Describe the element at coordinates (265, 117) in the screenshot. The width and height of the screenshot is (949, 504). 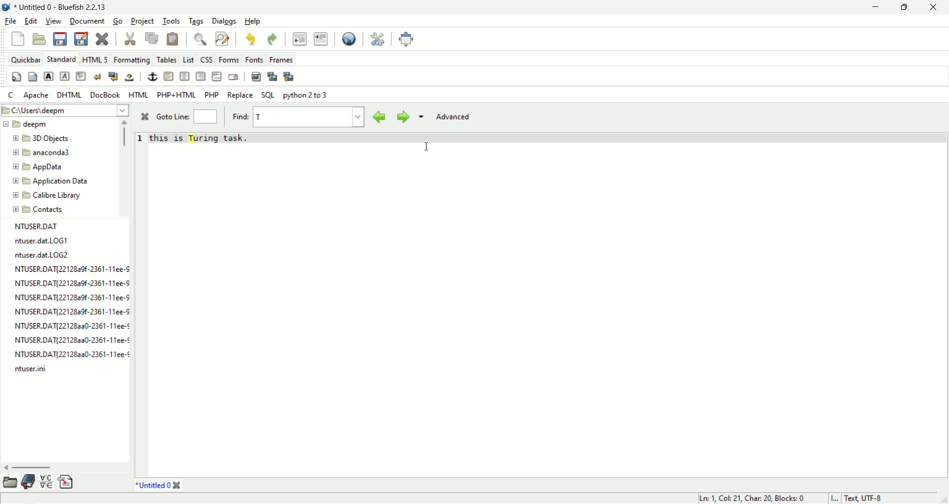
I see `Input text` at that location.